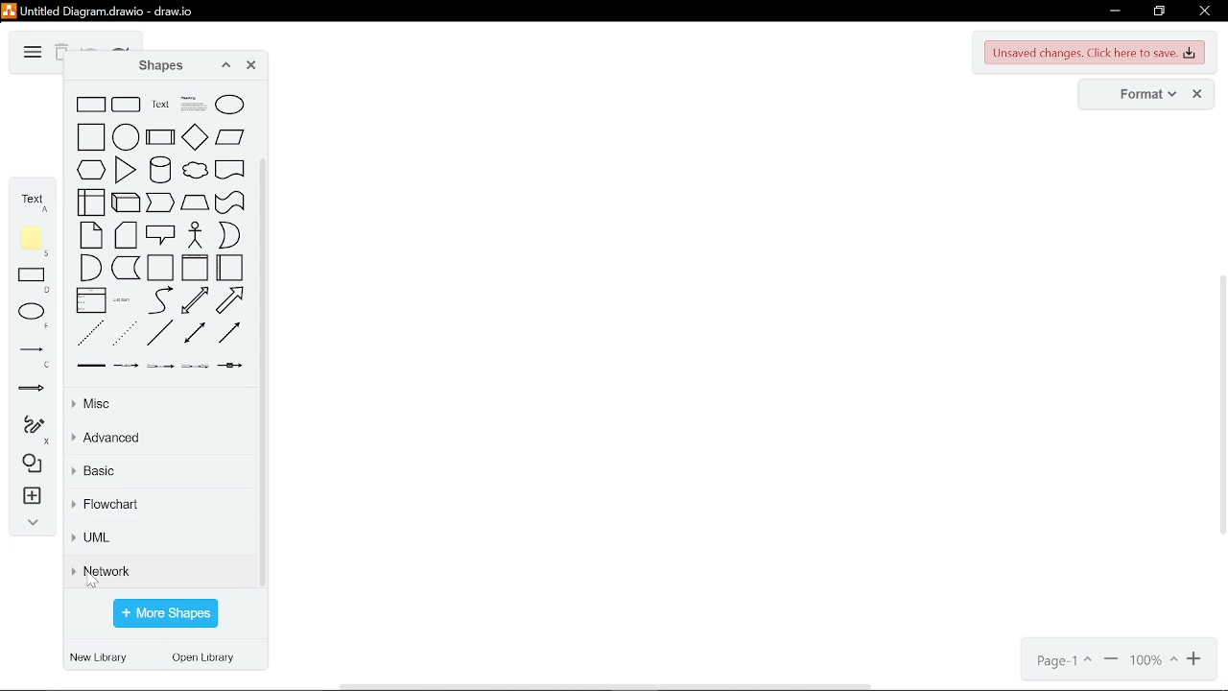 The image size is (1228, 691). What do you see at coordinates (90, 47) in the screenshot?
I see `undo` at bounding box center [90, 47].